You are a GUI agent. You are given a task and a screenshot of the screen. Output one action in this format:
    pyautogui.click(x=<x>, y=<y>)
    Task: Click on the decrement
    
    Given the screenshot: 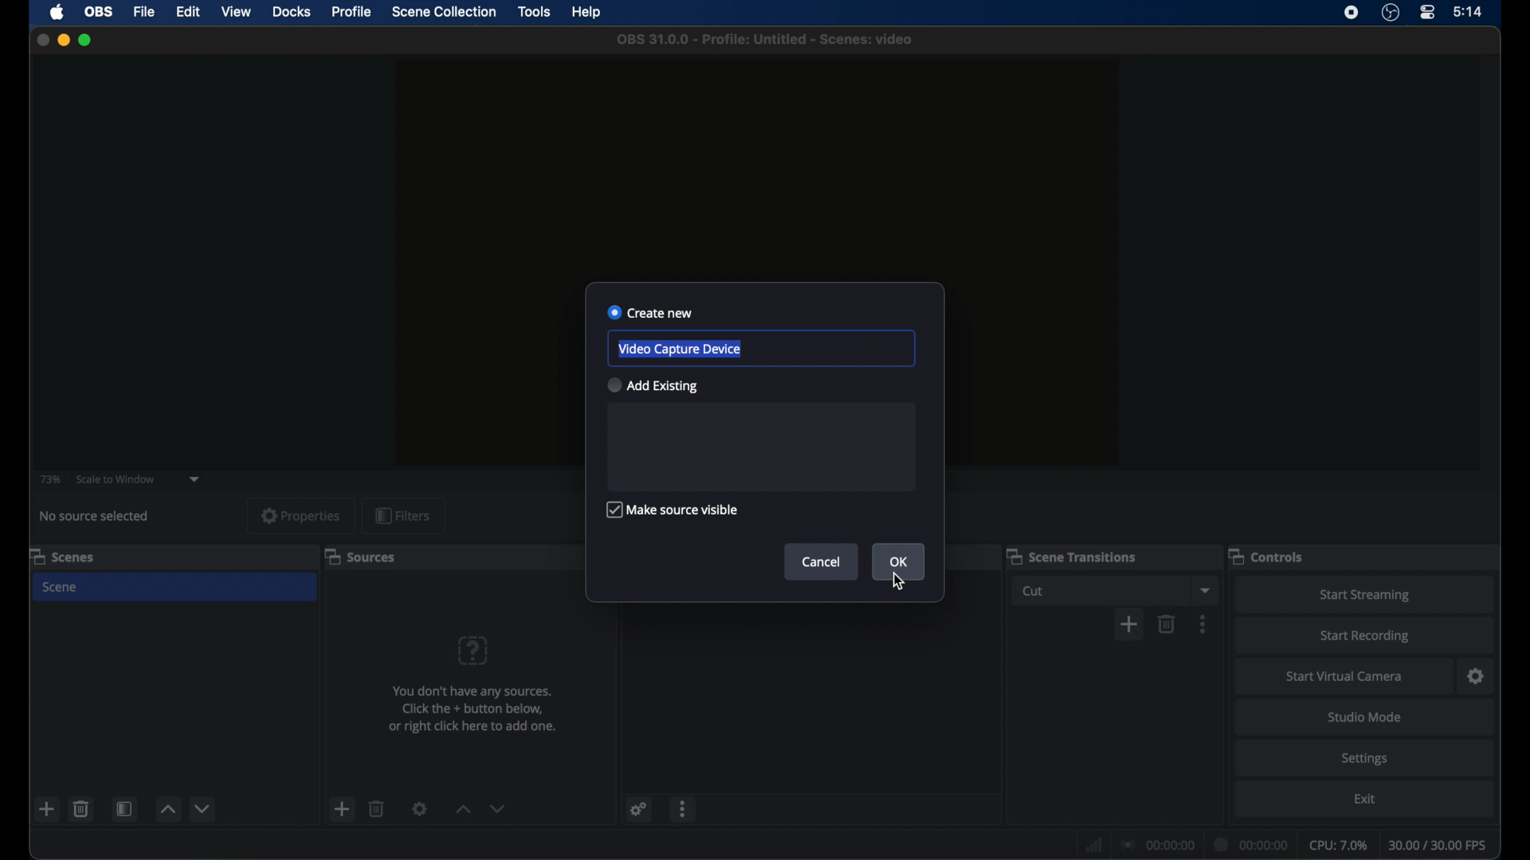 What is the action you would take?
    pyautogui.click(x=498, y=809)
    